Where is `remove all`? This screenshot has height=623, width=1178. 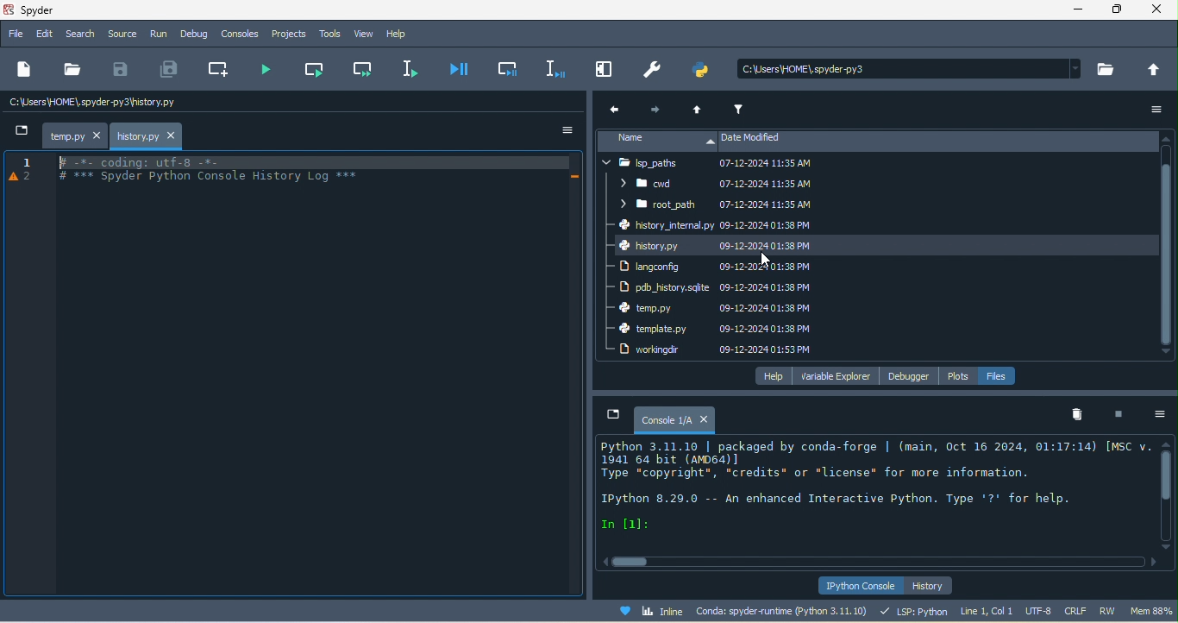 remove all is located at coordinates (1080, 415).